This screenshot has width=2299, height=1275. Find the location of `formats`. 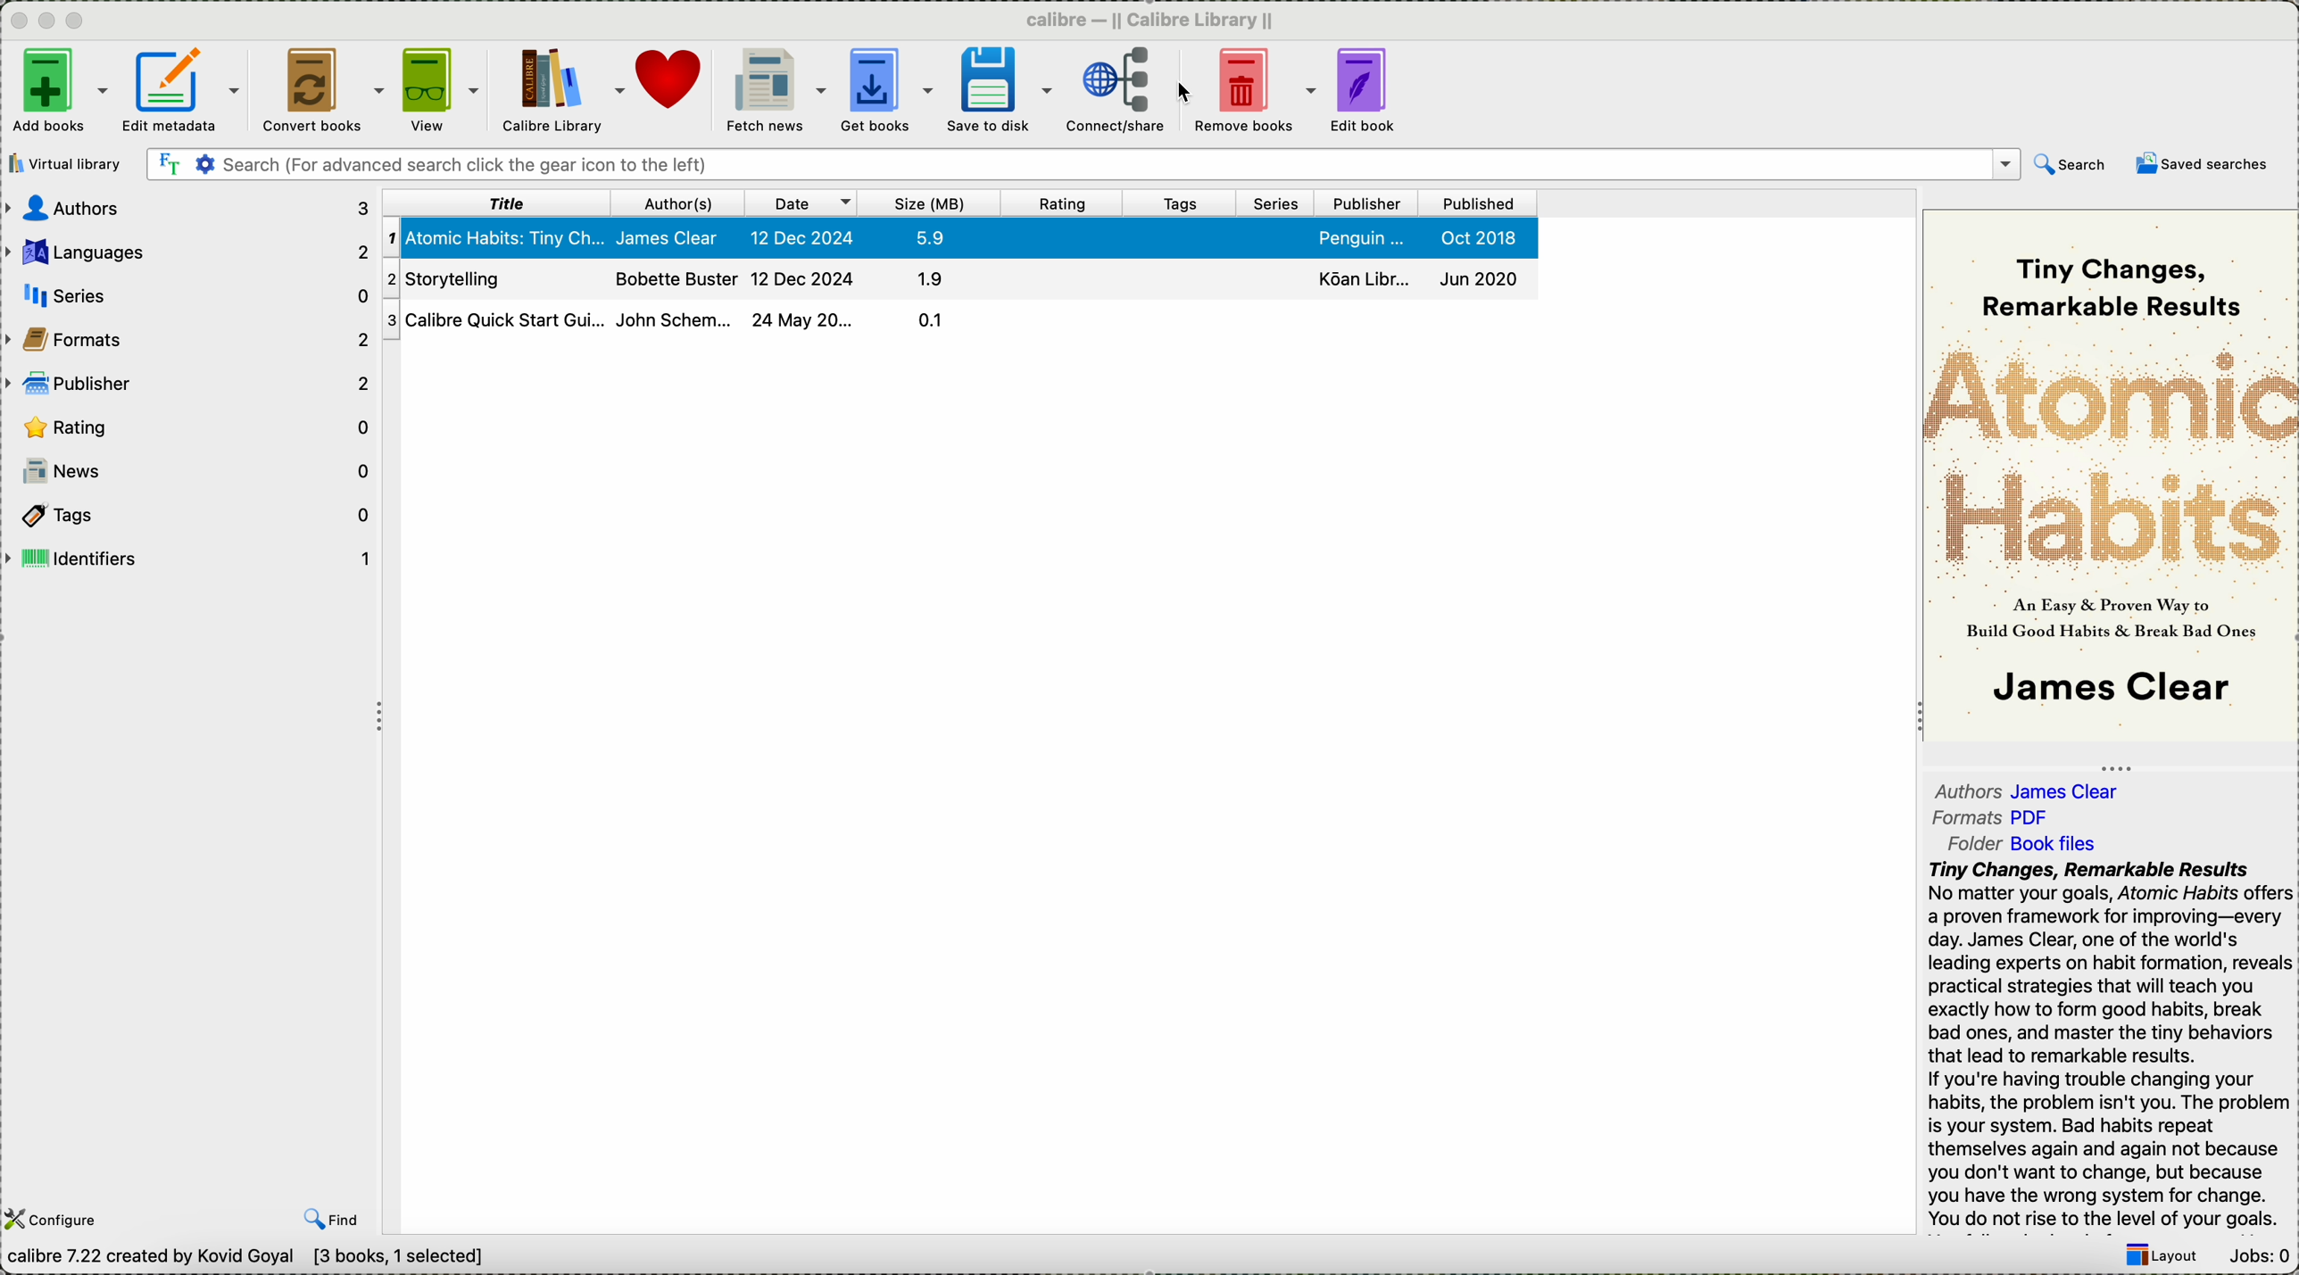

formats is located at coordinates (1996, 818).